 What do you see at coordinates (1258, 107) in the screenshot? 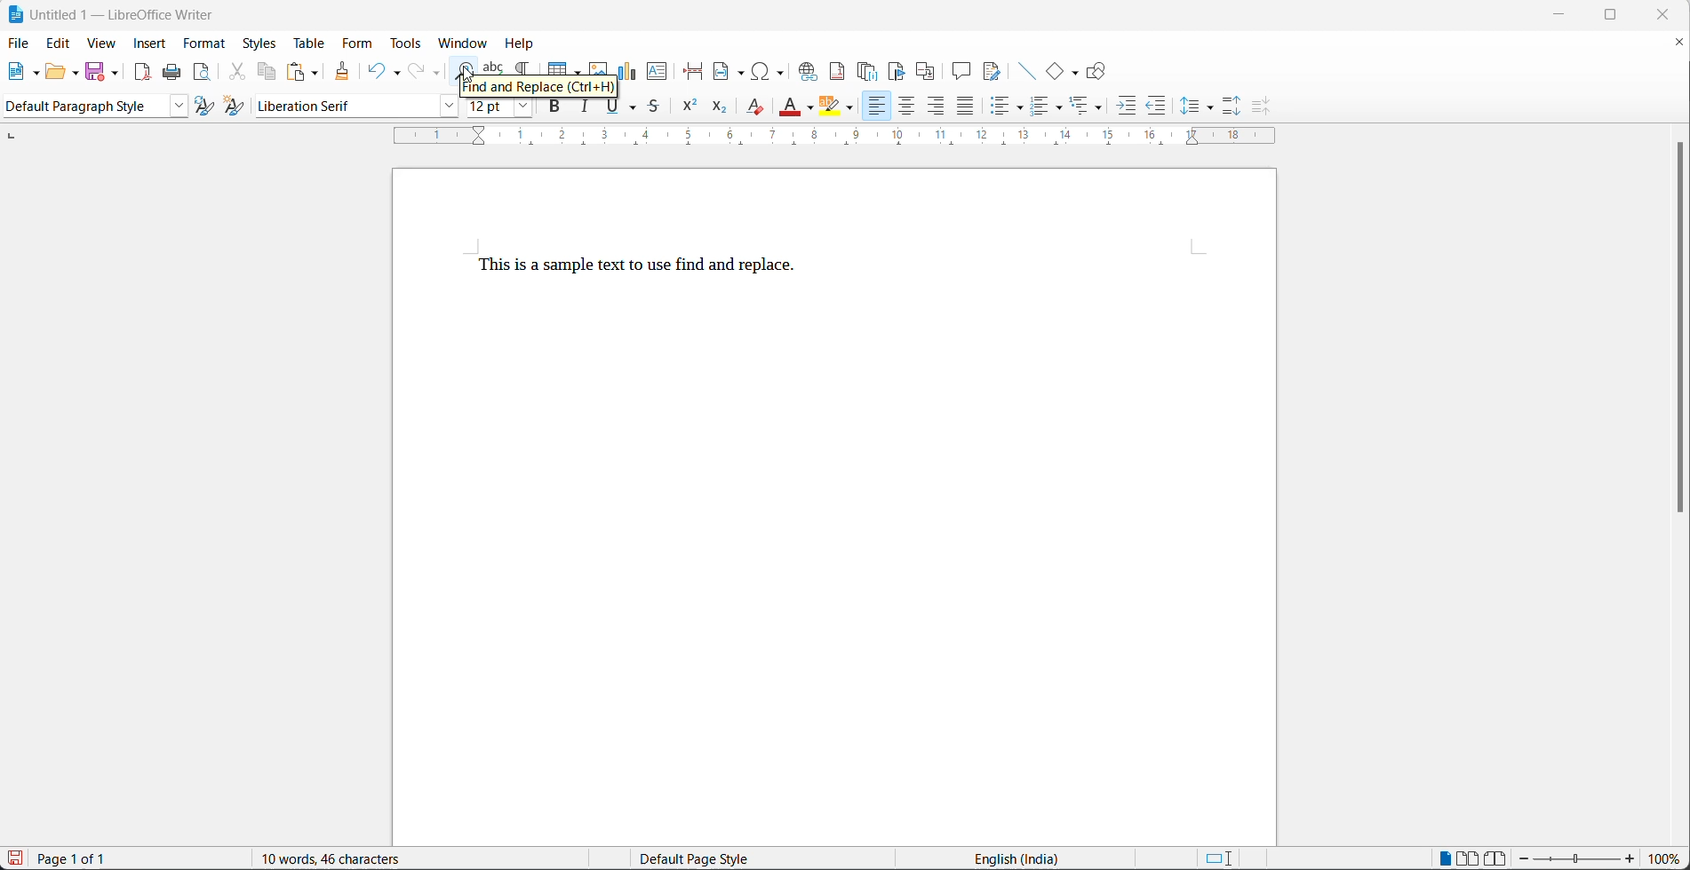
I see `decrease paragraph spacing` at bounding box center [1258, 107].